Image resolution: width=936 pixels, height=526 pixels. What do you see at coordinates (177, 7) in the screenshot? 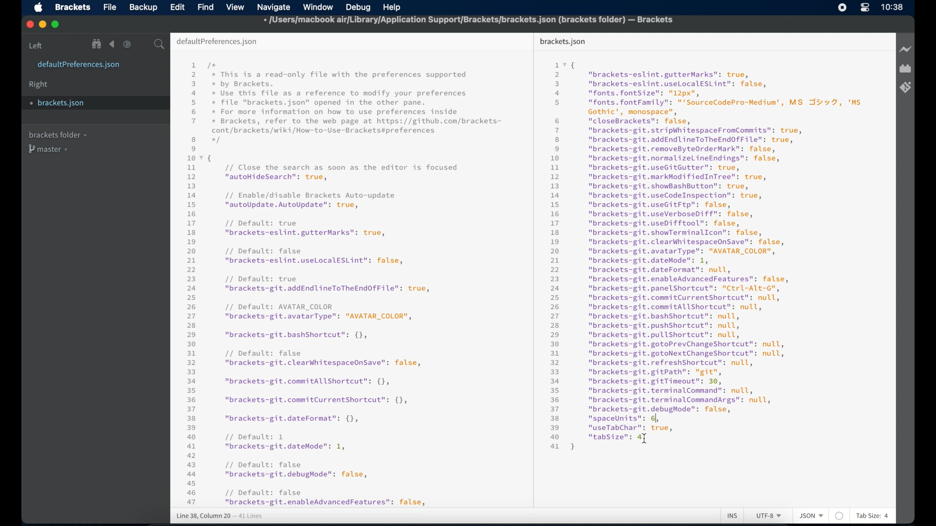
I see `edit` at bounding box center [177, 7].